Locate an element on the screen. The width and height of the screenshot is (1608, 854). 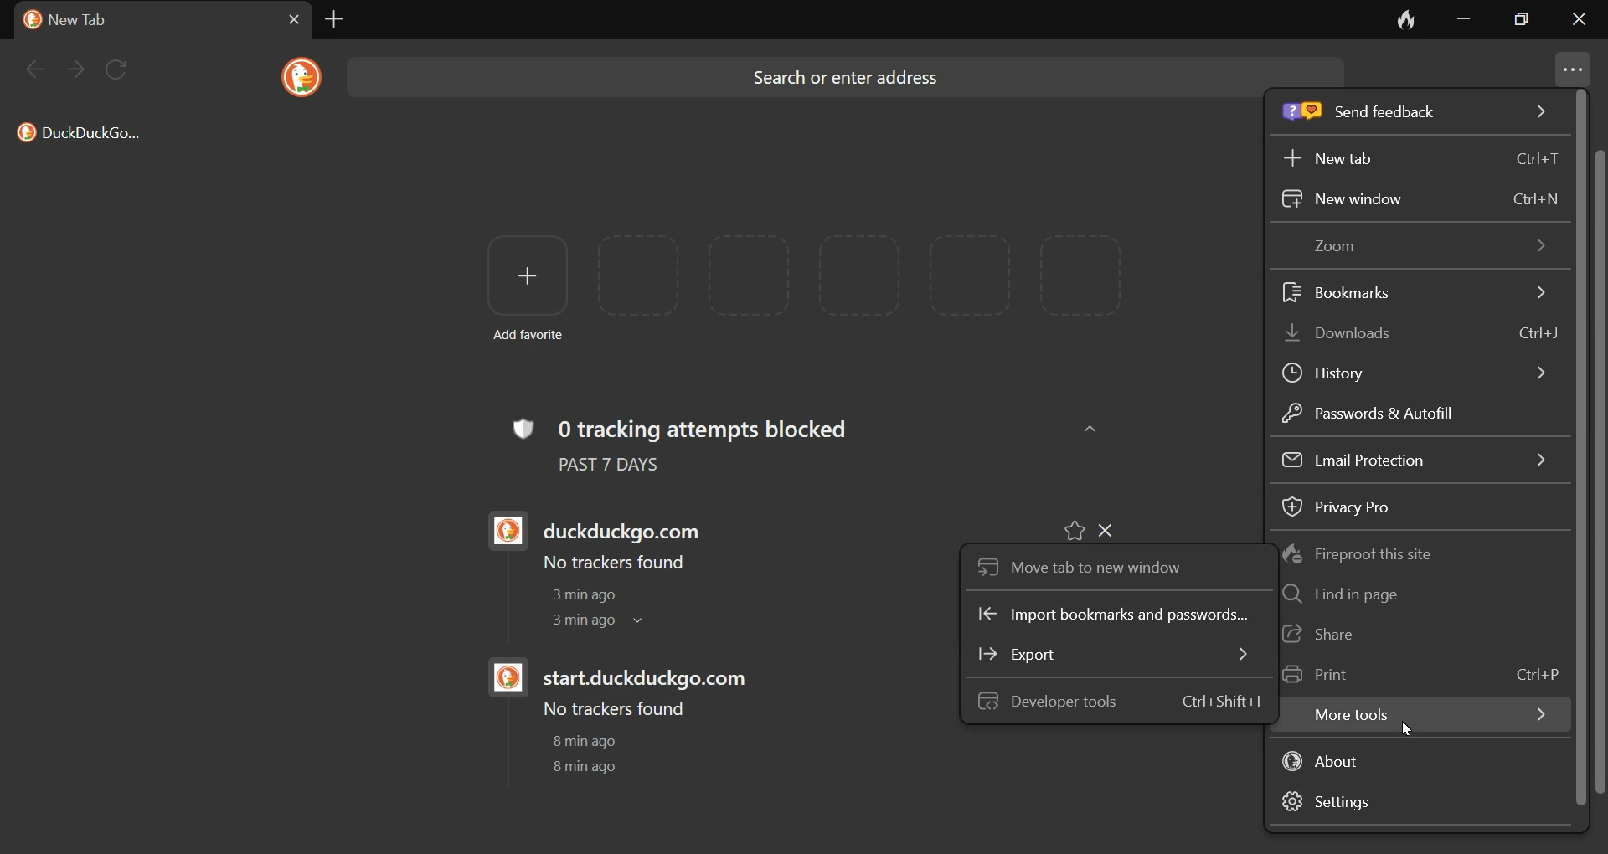
refresh is located at coordinates (119, 64).